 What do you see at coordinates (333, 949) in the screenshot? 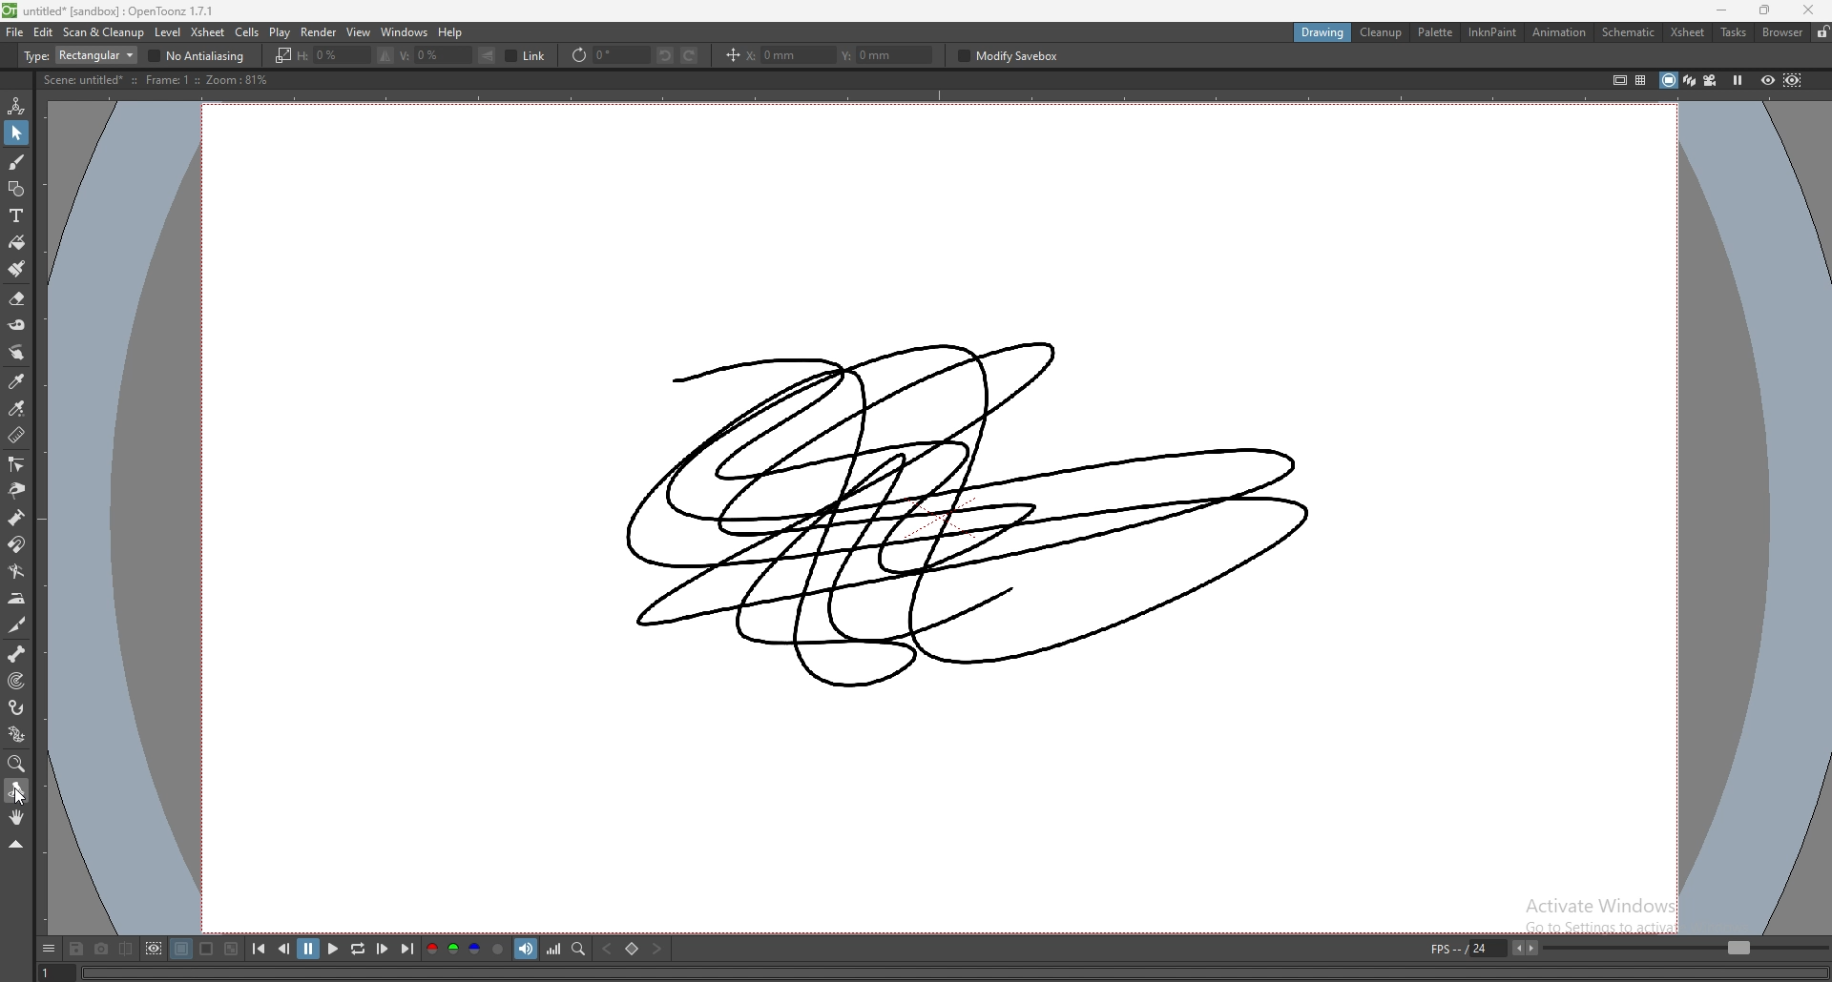
I see `play` at bounding box center [333, 949].